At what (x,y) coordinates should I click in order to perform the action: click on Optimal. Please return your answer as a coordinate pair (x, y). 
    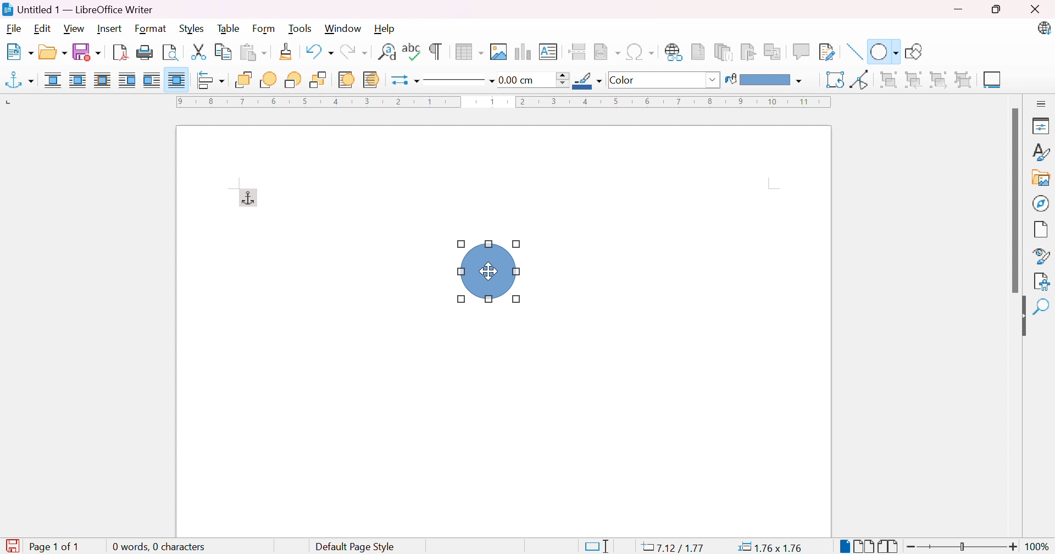
    Looking at the image, I should click on (102, 79).